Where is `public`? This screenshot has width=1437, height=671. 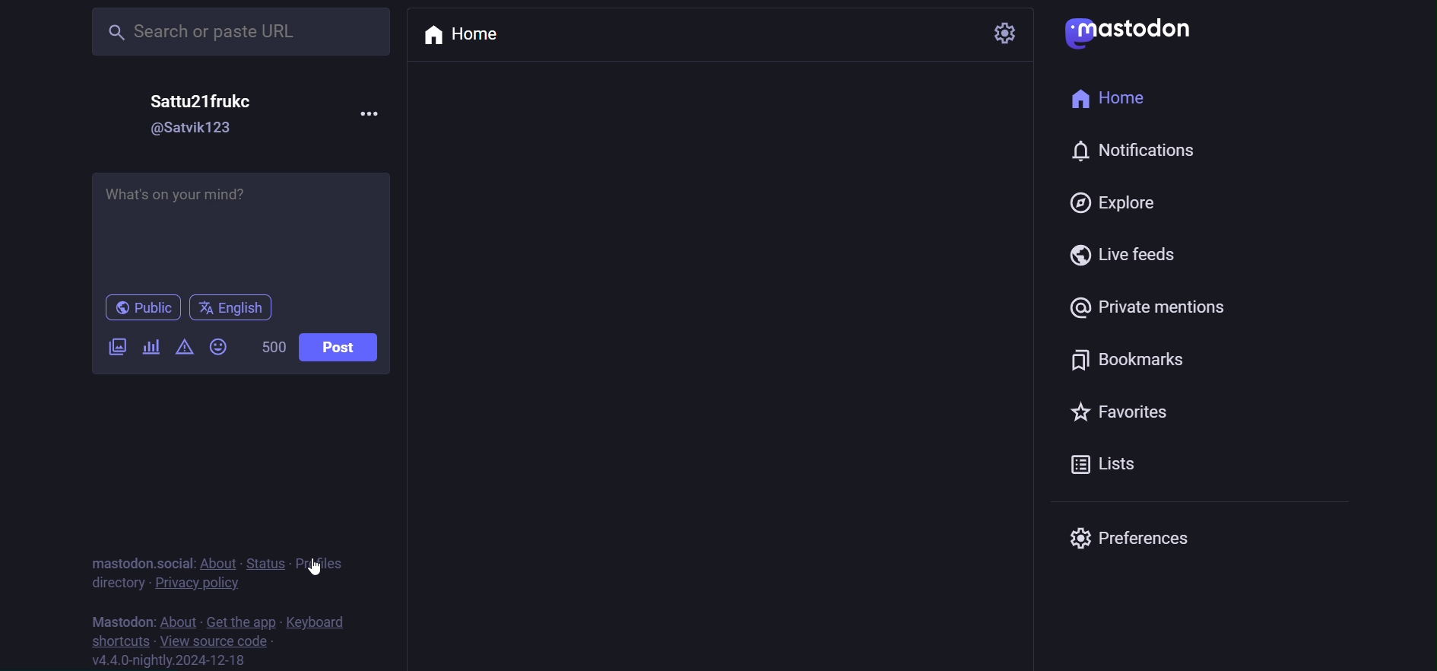 public is located at coordinates (144, 308).